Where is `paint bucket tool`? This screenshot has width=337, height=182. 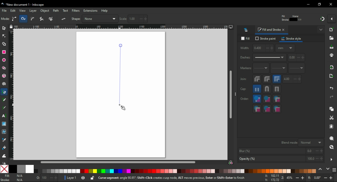 paint bucket tool is located at coordinates (5, 148).